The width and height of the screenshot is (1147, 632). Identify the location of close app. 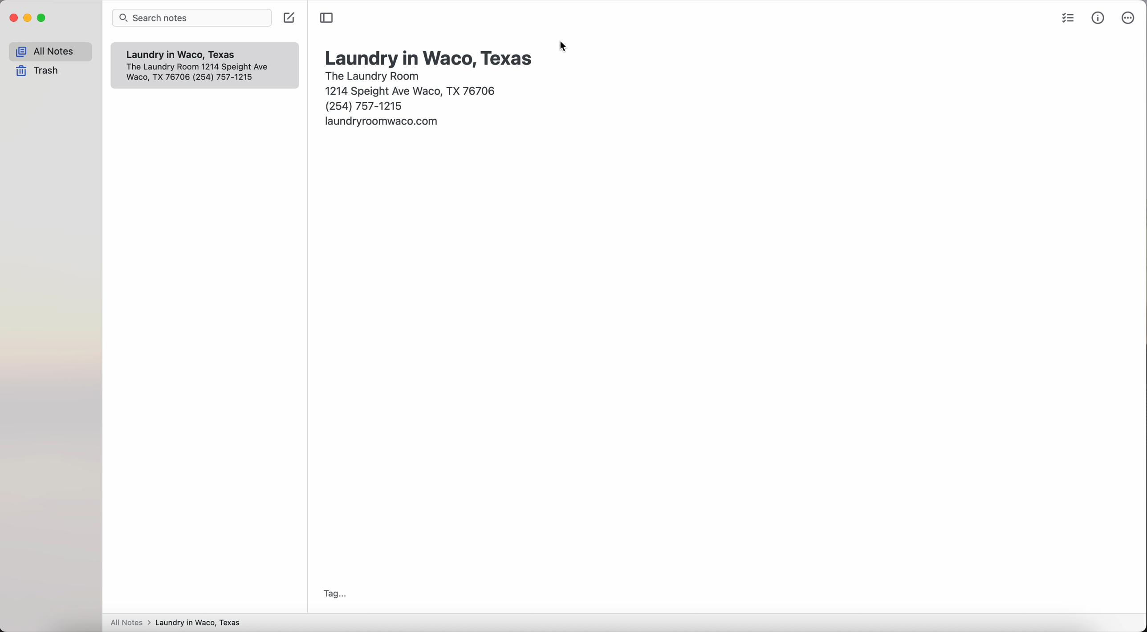
(14, 18).